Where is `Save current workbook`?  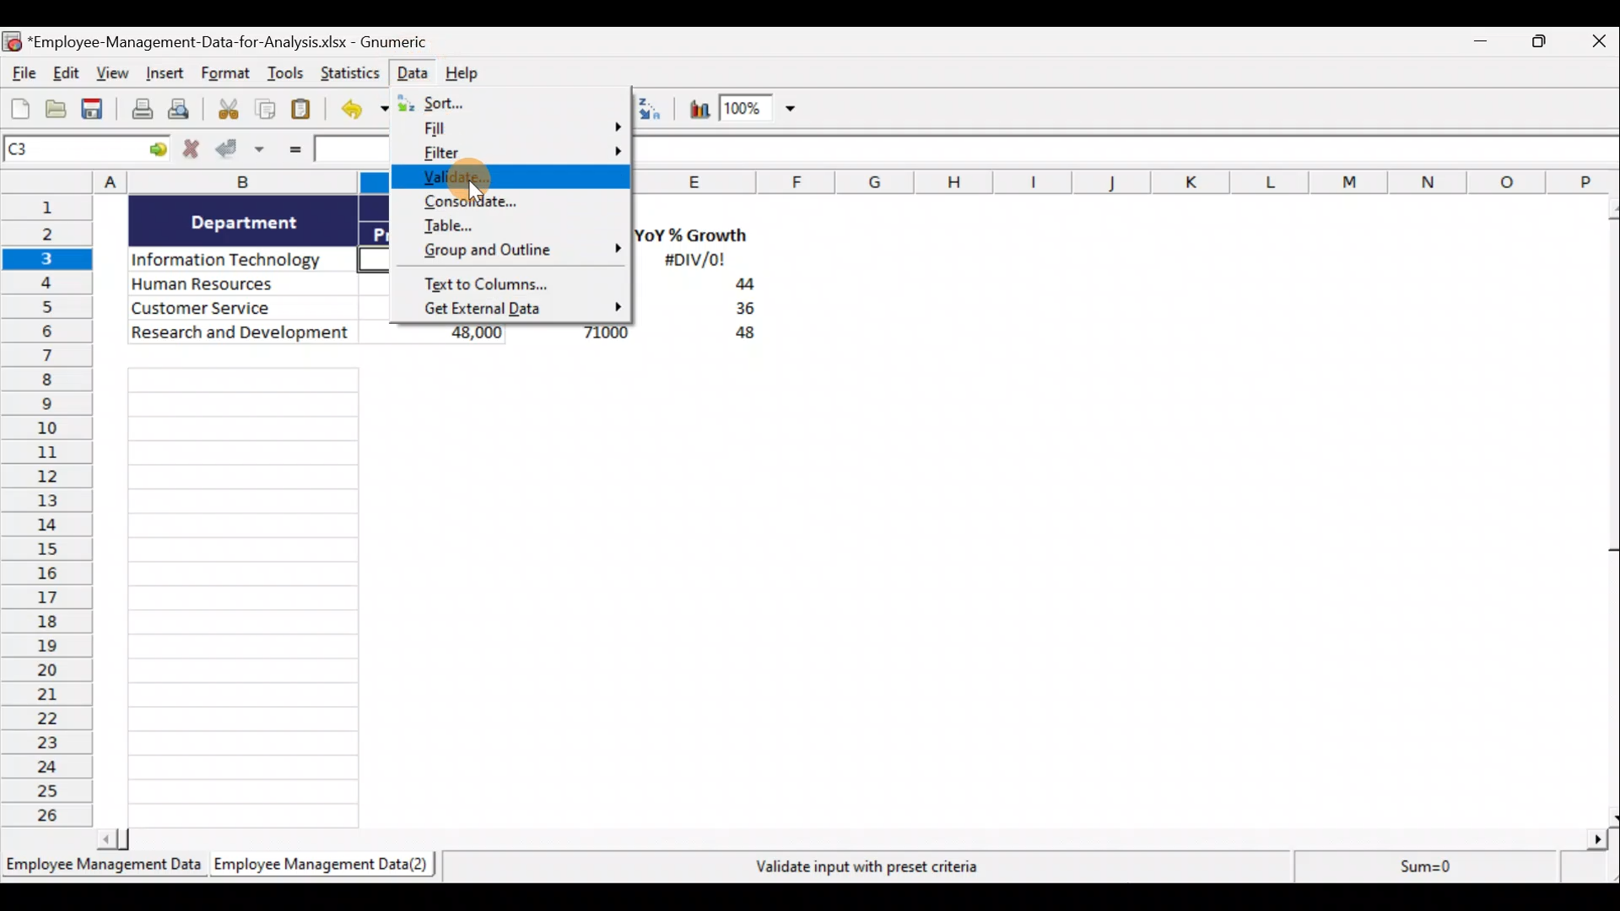
Save current workbook is located at coordinates (94, 110).